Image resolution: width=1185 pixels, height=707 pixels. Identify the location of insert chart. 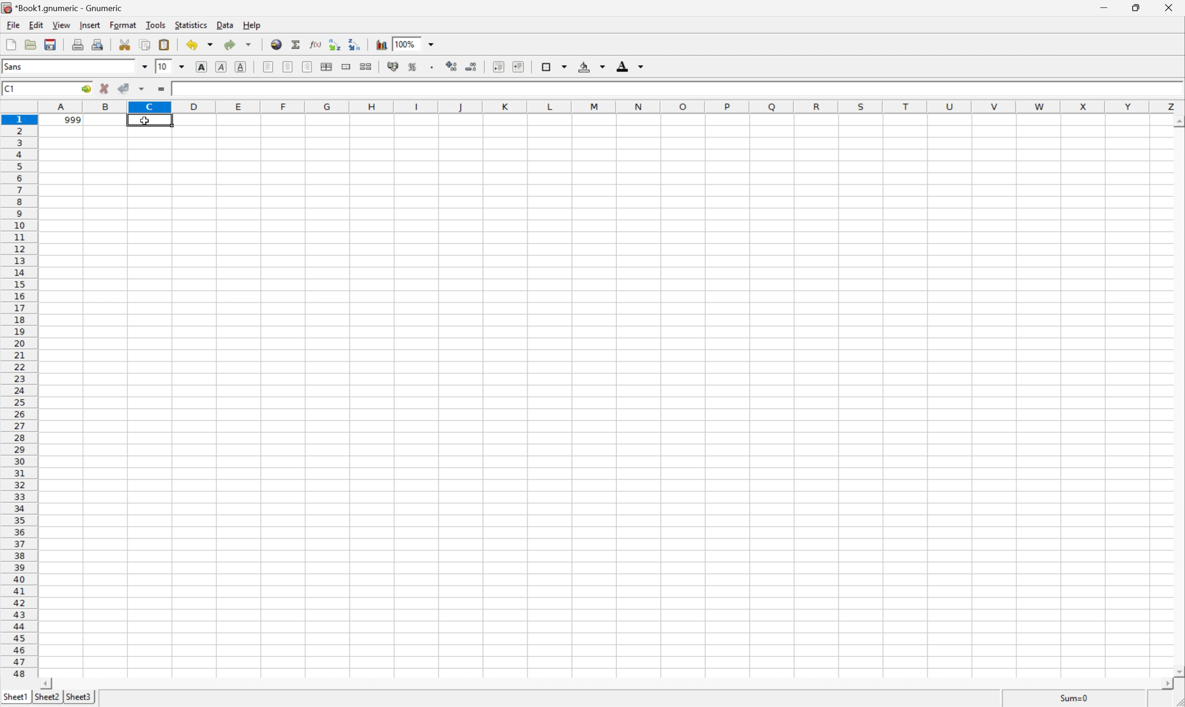
(381, 44).